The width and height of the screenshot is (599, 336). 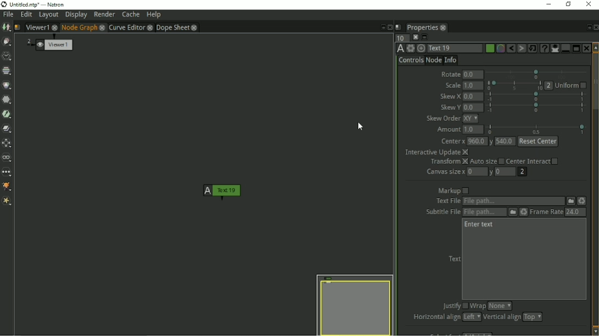 What do you see at coordinates (473, 107) in the screenshot?
I see `0.0` at bounding box center [473, 107].